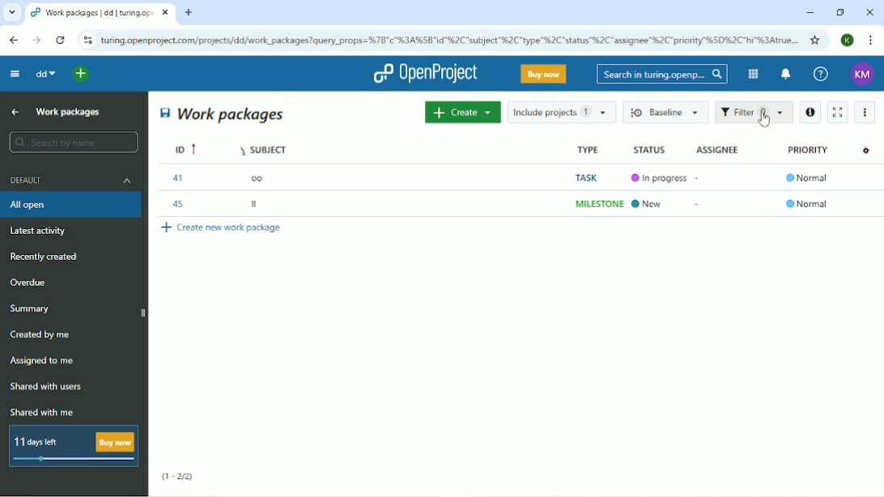 The width and height of the screenshot is (884, 497). I want to click on Subject, so click(263, 149).